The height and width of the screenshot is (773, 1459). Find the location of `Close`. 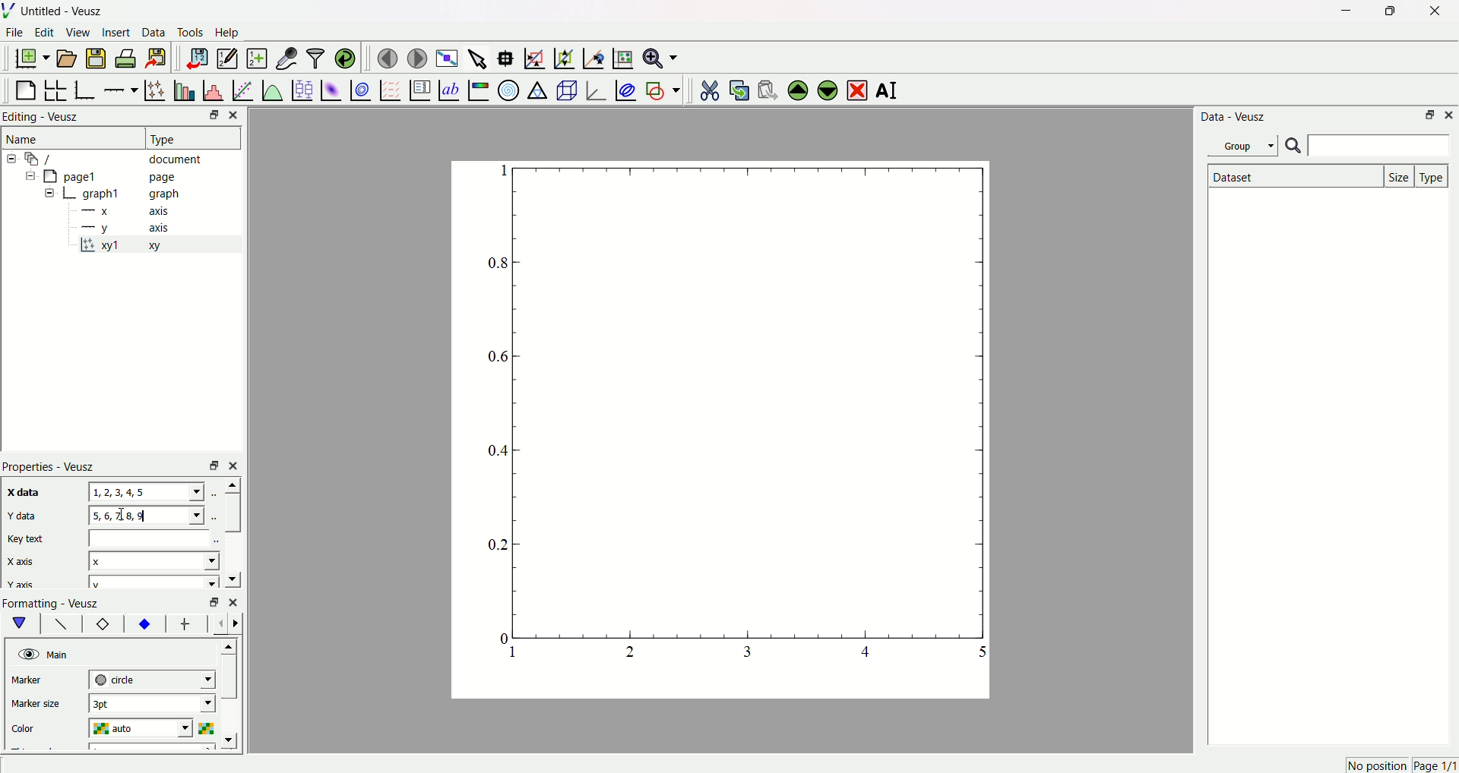

Close is located at coordinates (1429, 13).